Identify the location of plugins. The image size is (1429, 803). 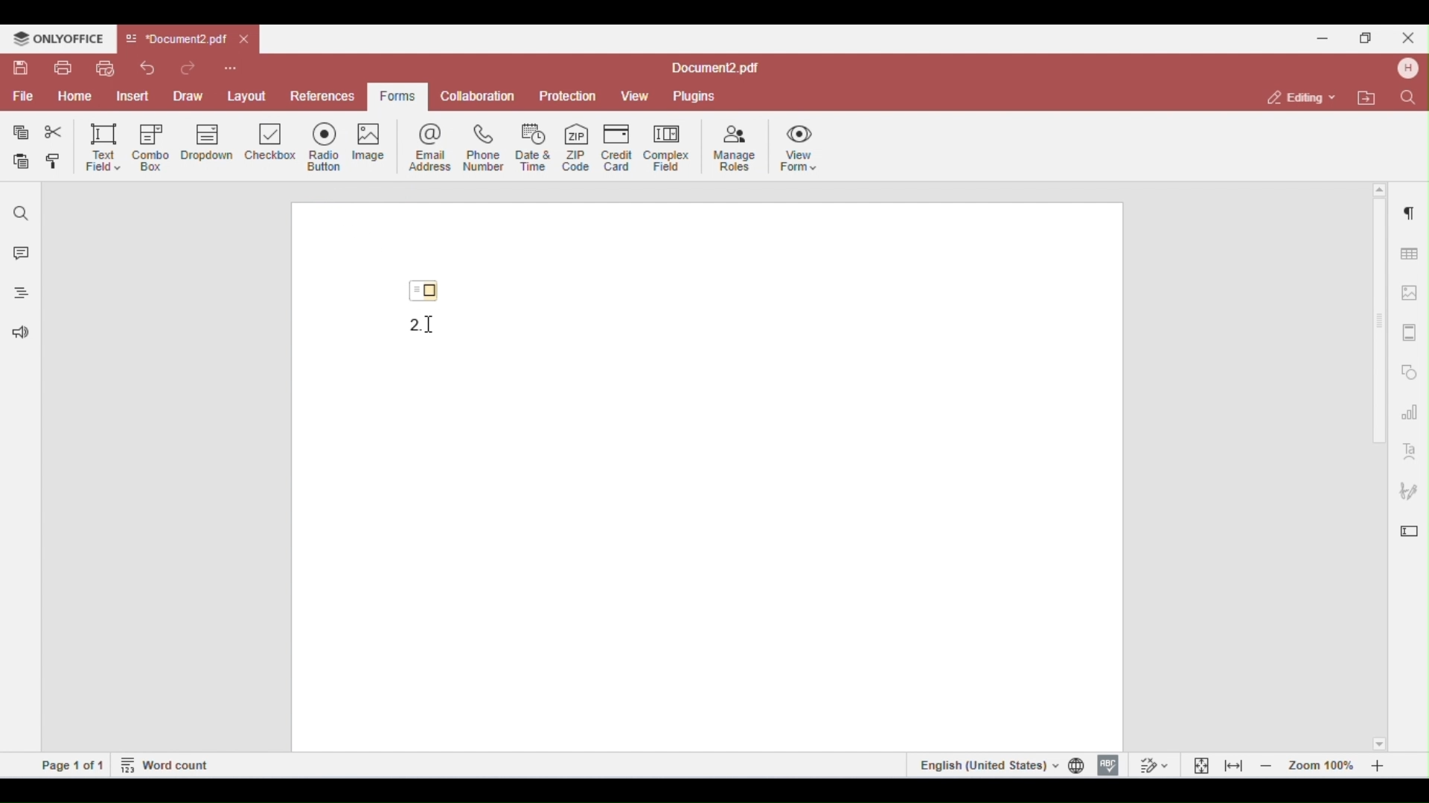
(693, 97).